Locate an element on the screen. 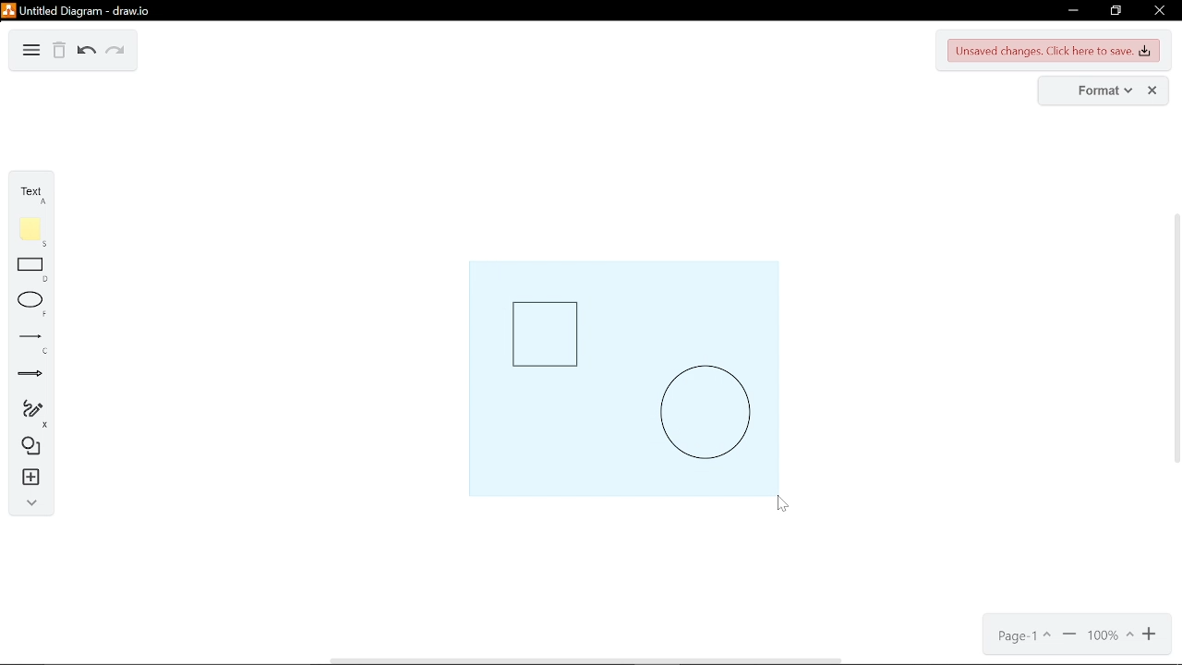 The image size is (1182, 665). current zoom is located at coordinates (1111, 636).